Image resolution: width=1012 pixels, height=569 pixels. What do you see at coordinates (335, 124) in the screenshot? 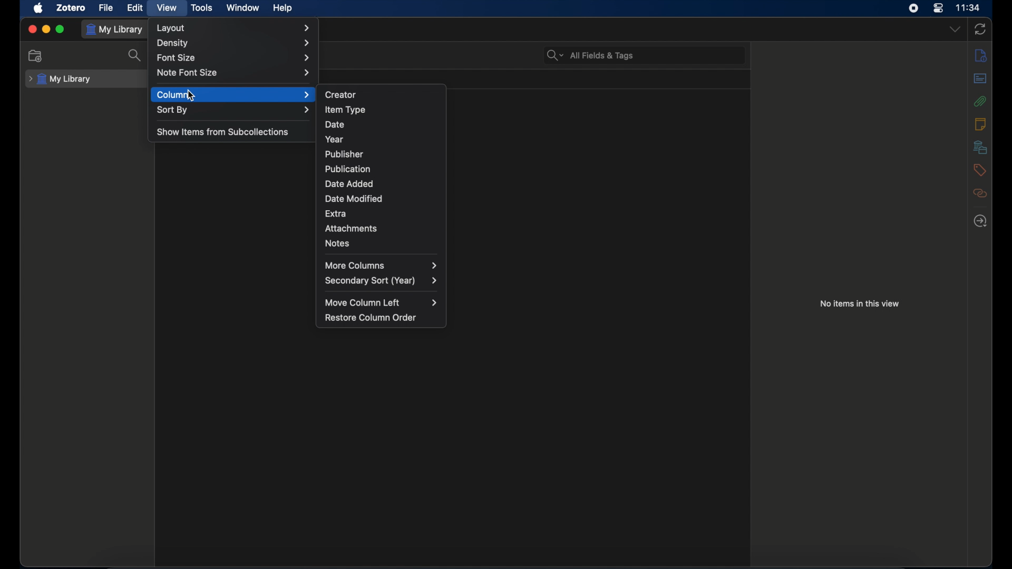
I see `date` at bounding box center [335, 124].